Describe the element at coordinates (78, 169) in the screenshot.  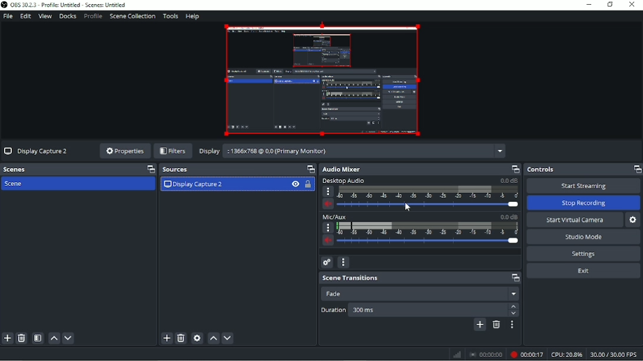
I see `Scenes` at that location.